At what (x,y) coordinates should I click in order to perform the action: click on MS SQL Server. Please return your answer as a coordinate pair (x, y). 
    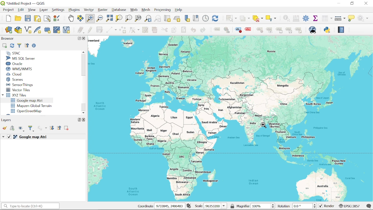
    Looking at the image, I should click on (23, 58).